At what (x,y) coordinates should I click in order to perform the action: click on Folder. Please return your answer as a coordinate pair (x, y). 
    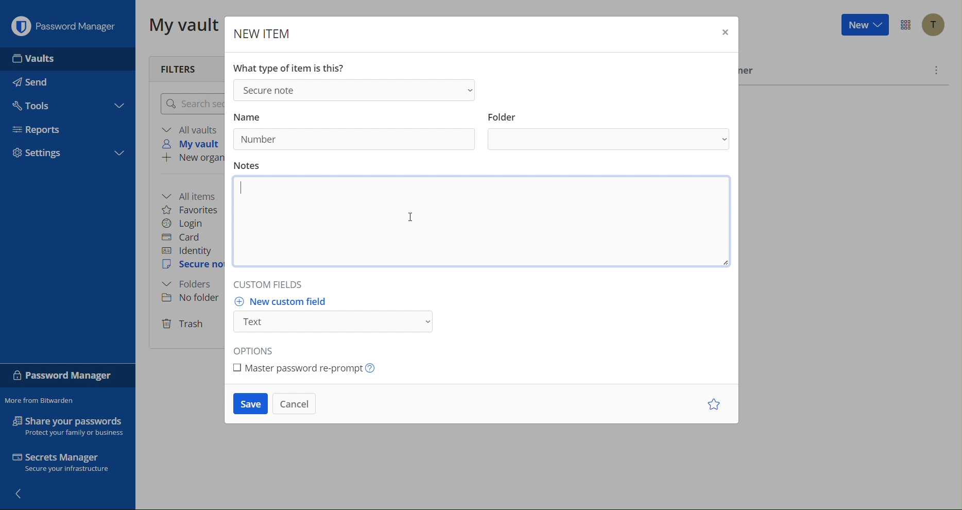
    Looking at the image, I should click on (191, 284).